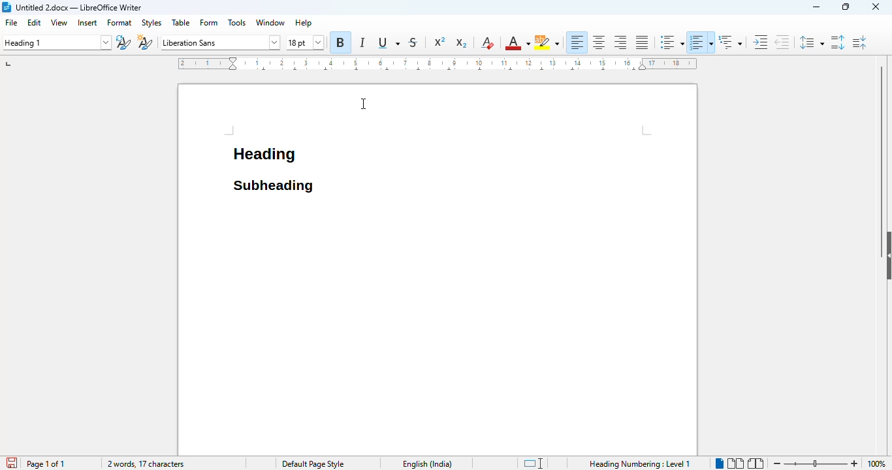 The width and height of the screenshot is (892, 470). I want to click on zoom, so click(816, 462).